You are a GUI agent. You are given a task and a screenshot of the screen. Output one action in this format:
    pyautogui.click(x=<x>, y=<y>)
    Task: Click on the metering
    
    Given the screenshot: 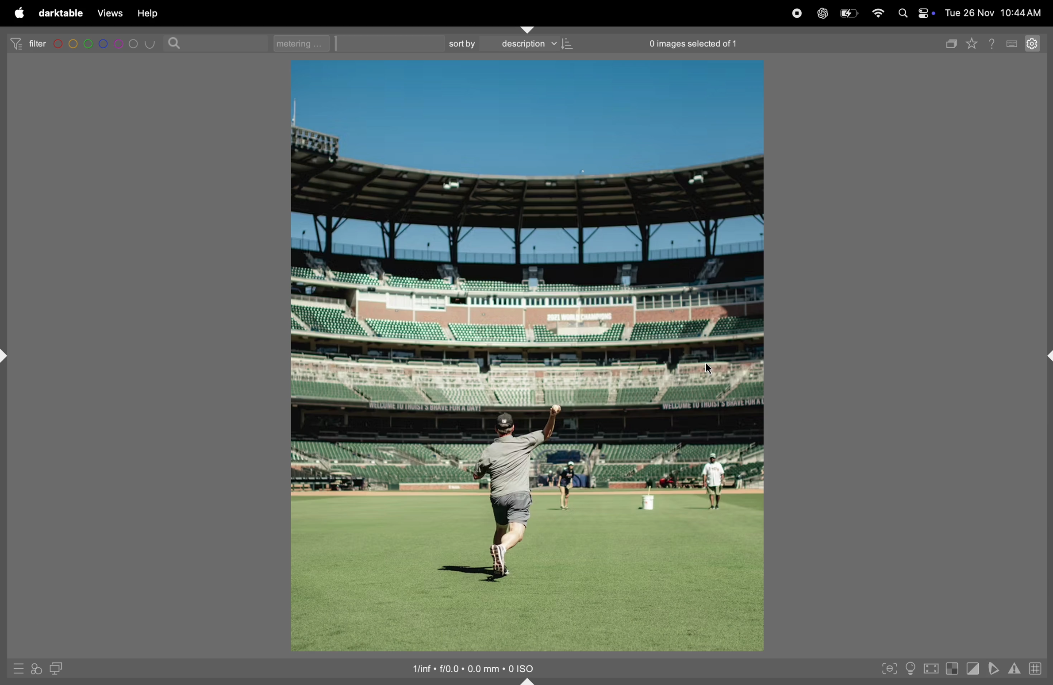 What is the action you would take?
    pyautogui.click(x=310, y=42)
    